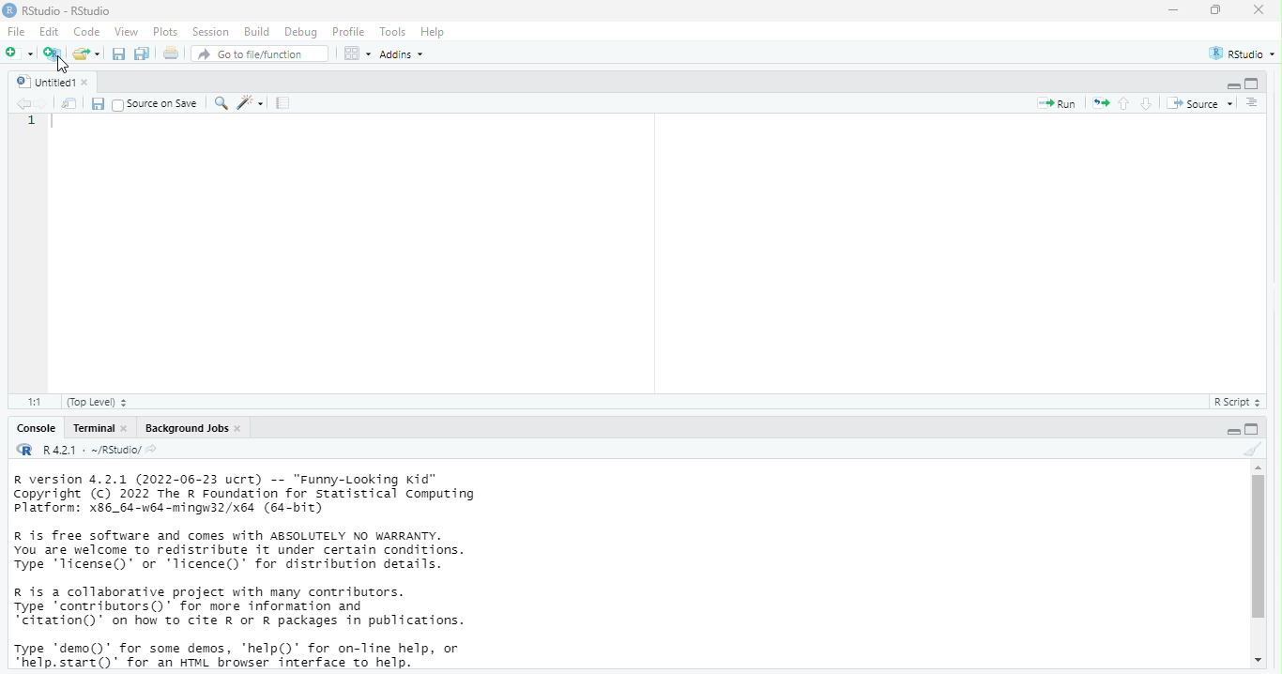 The height and width of the screenshot is (674, 1282). I want to click on create a project, so click(53, 53).